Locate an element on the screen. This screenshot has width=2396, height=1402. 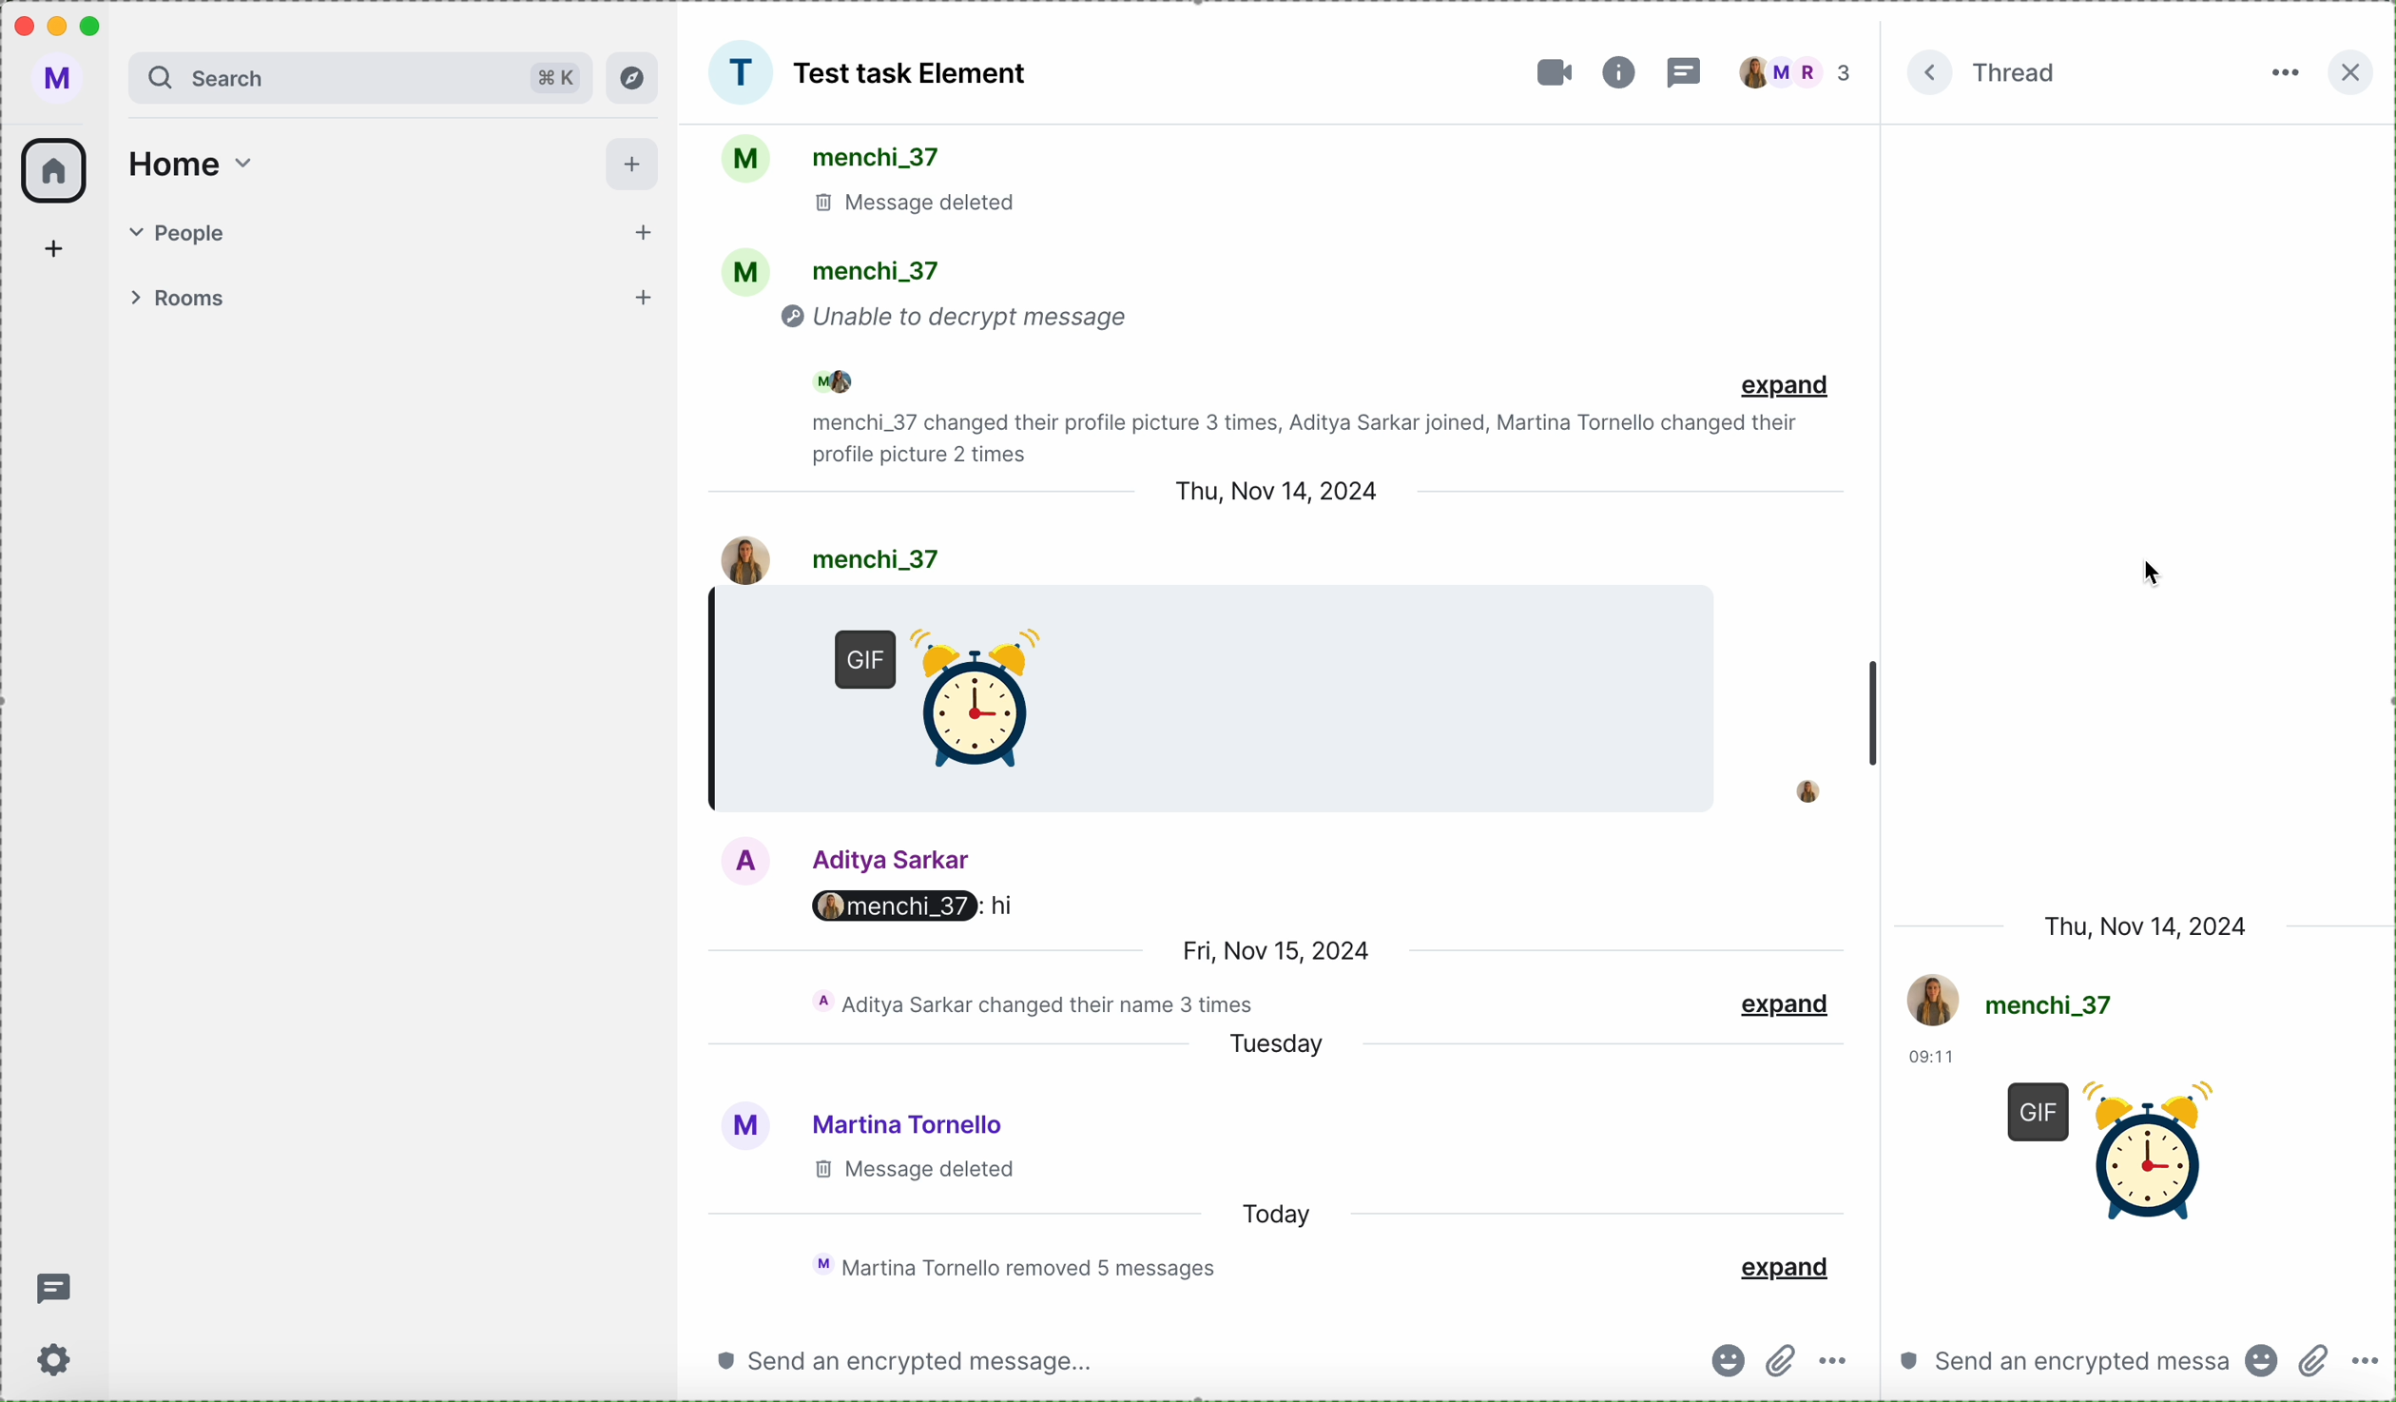
user is located at coordinates (831, 559).